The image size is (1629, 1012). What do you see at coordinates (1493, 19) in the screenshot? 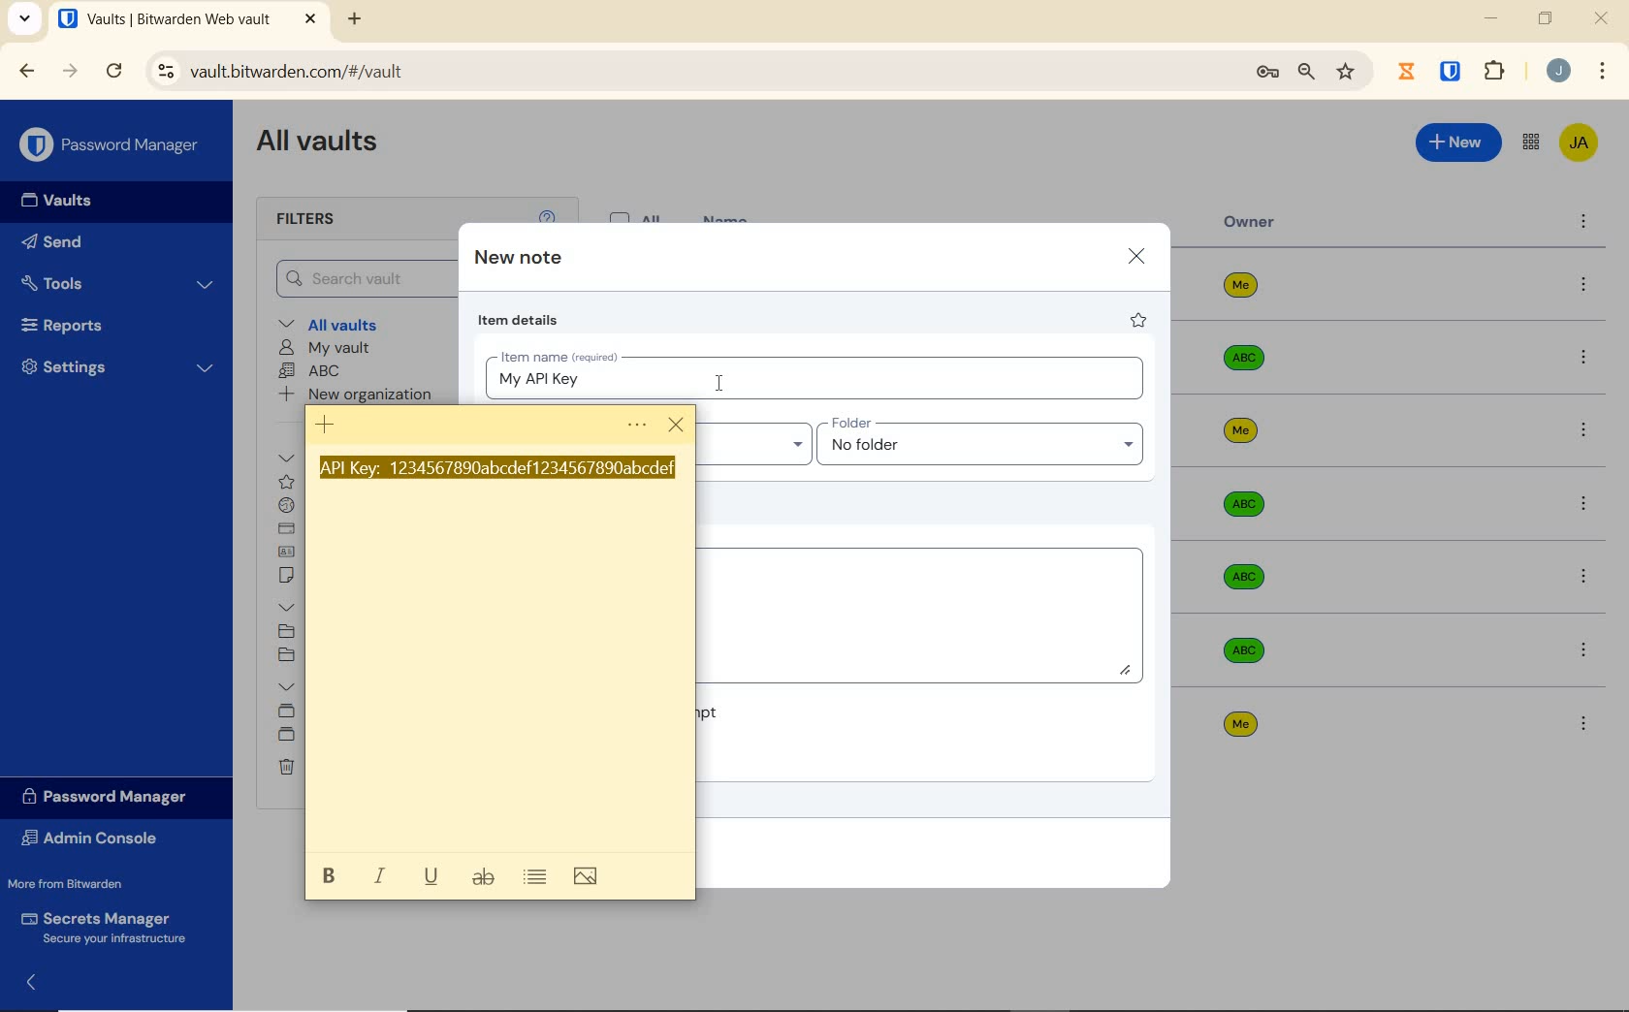
I see `MINIMIZE` at bounding box center [1493, 19].